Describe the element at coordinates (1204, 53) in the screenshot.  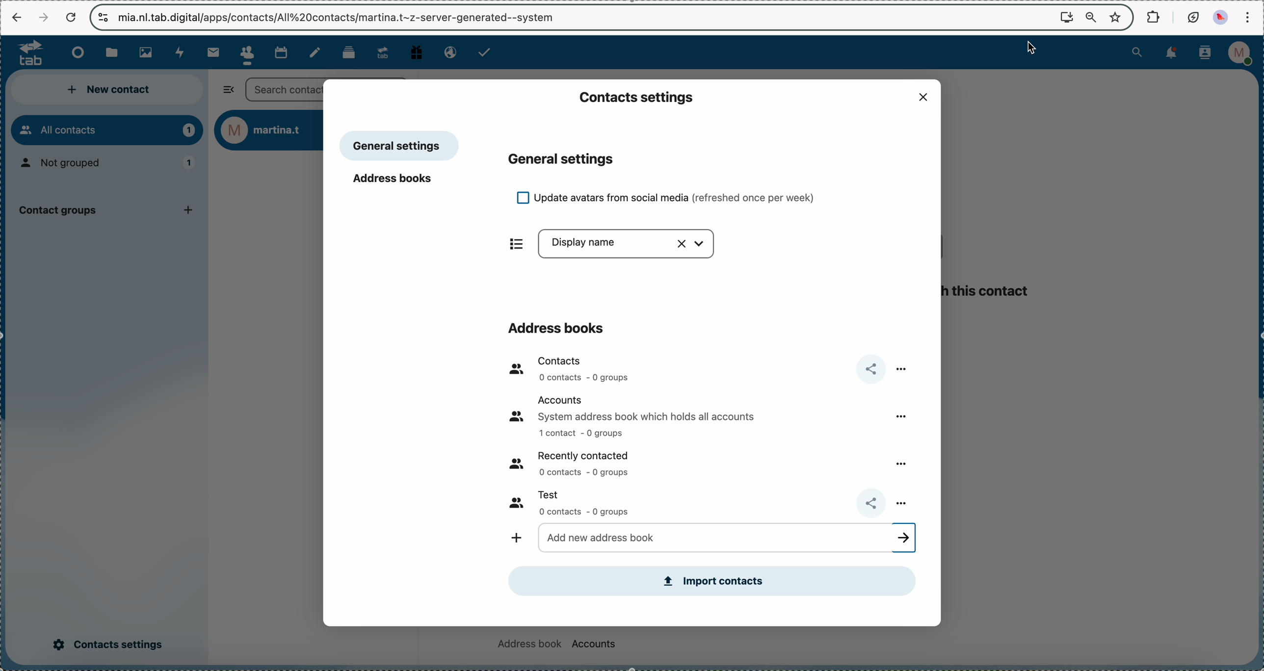
I see `contacts` at that location.